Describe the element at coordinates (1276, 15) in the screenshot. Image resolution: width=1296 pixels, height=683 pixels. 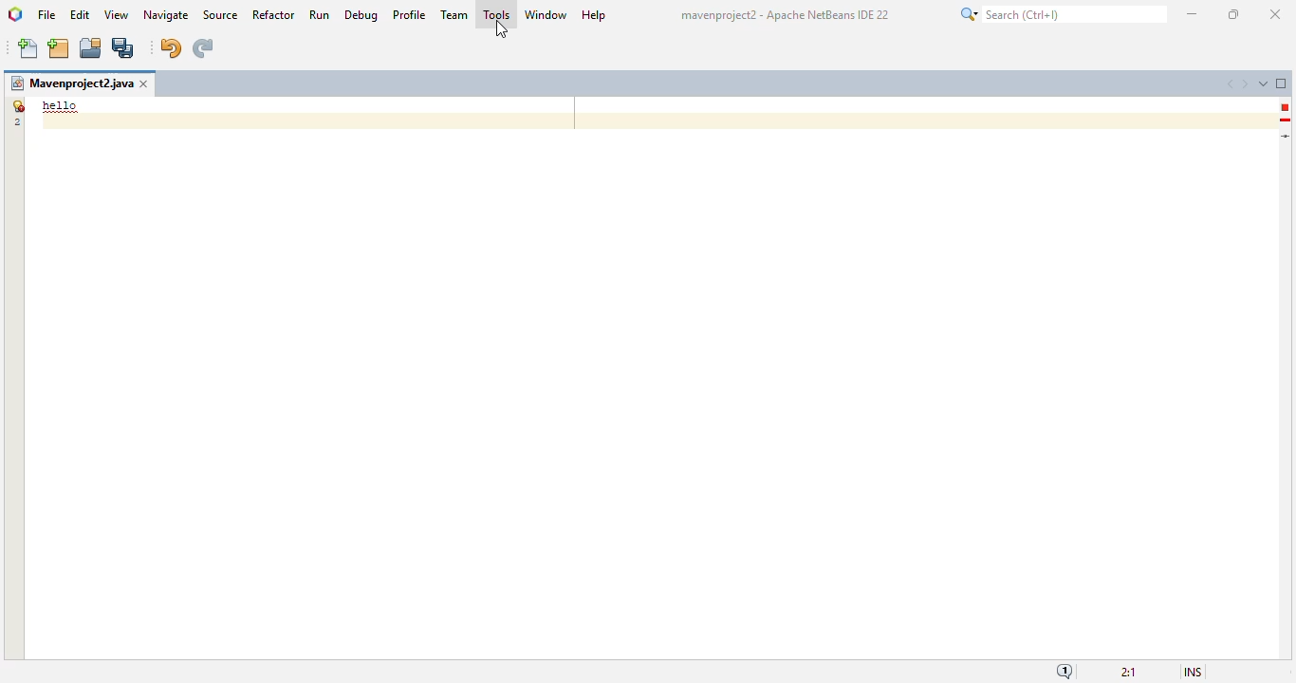
I see `close` at that location.